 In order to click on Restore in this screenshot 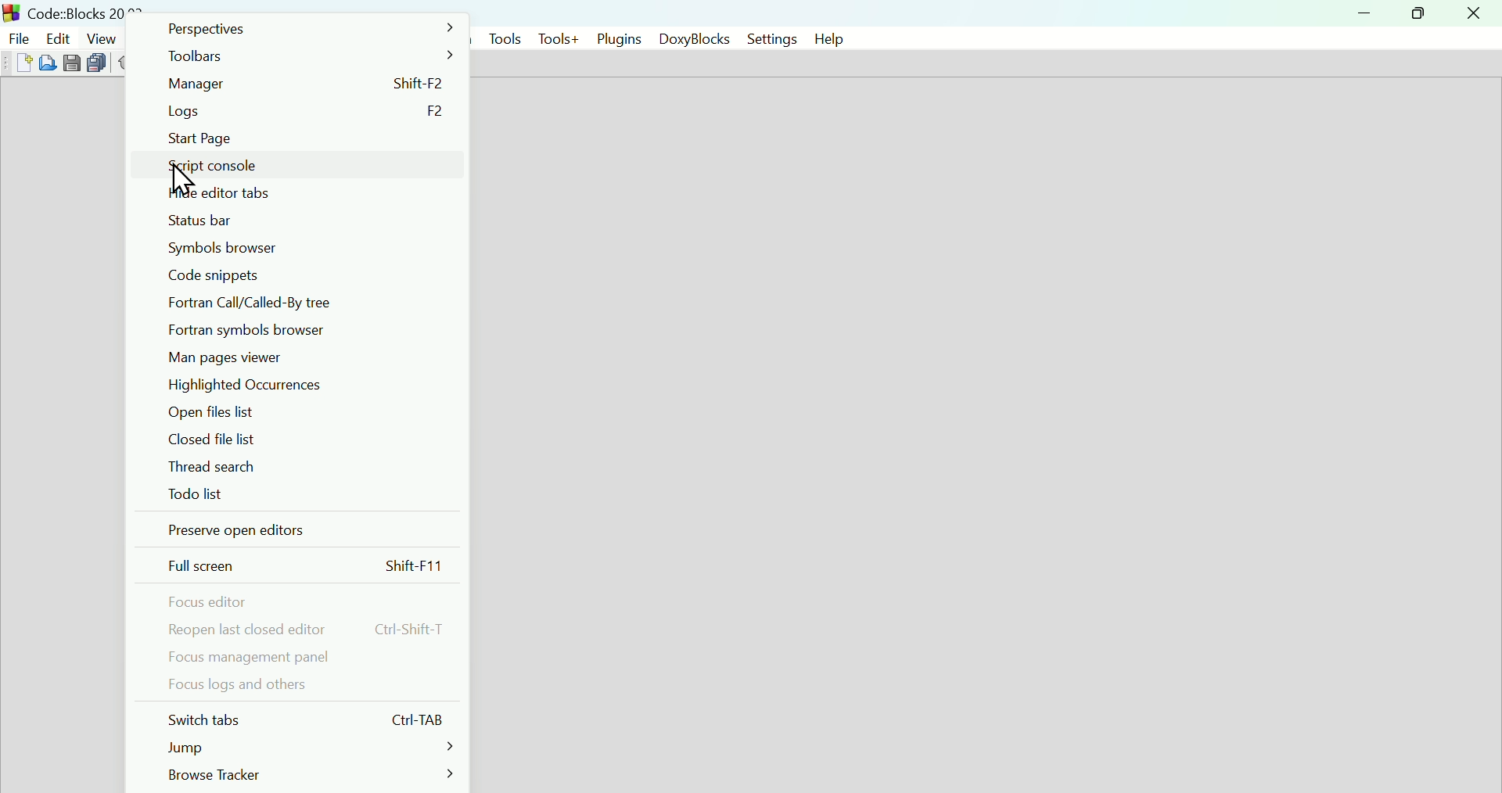, I will do `click(1414, 13)`.